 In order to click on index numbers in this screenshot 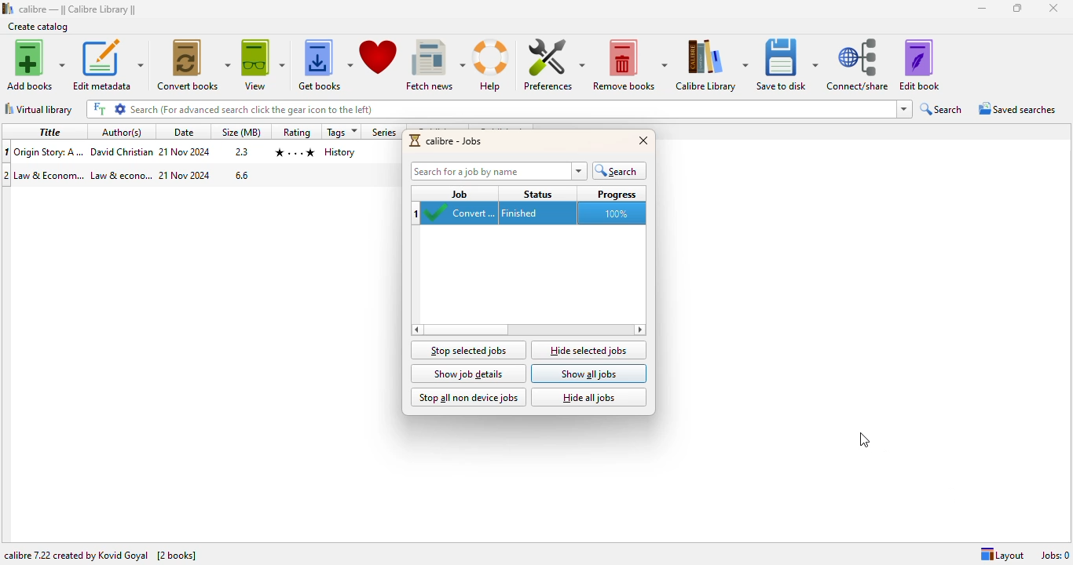, I will do `click(417, 213)`.